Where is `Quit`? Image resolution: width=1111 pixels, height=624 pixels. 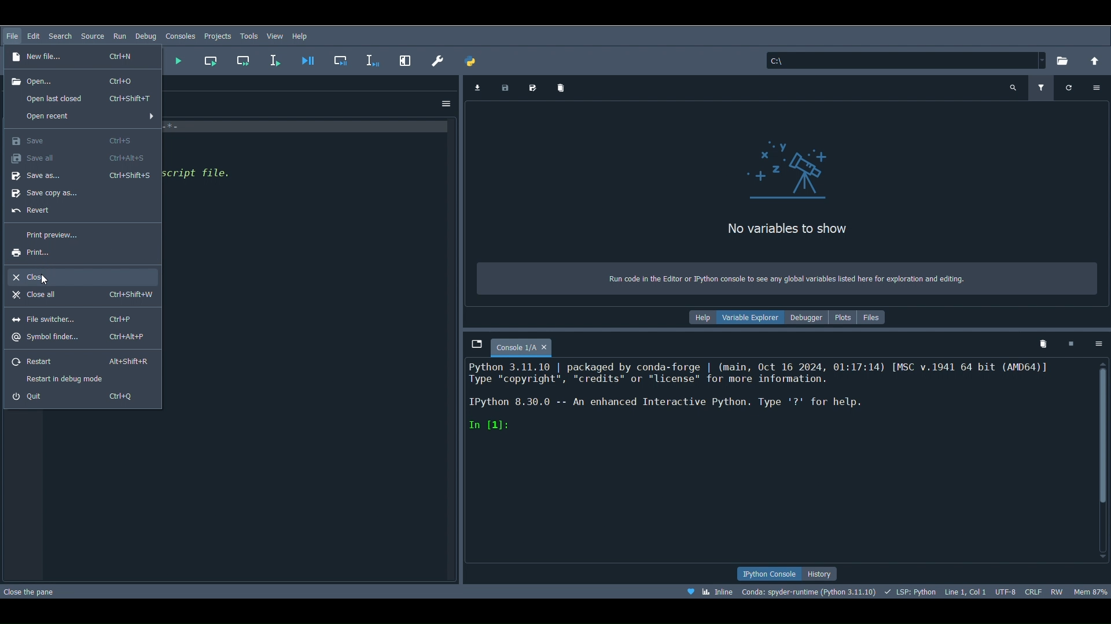 Quit is located at coordinates (77, 396).